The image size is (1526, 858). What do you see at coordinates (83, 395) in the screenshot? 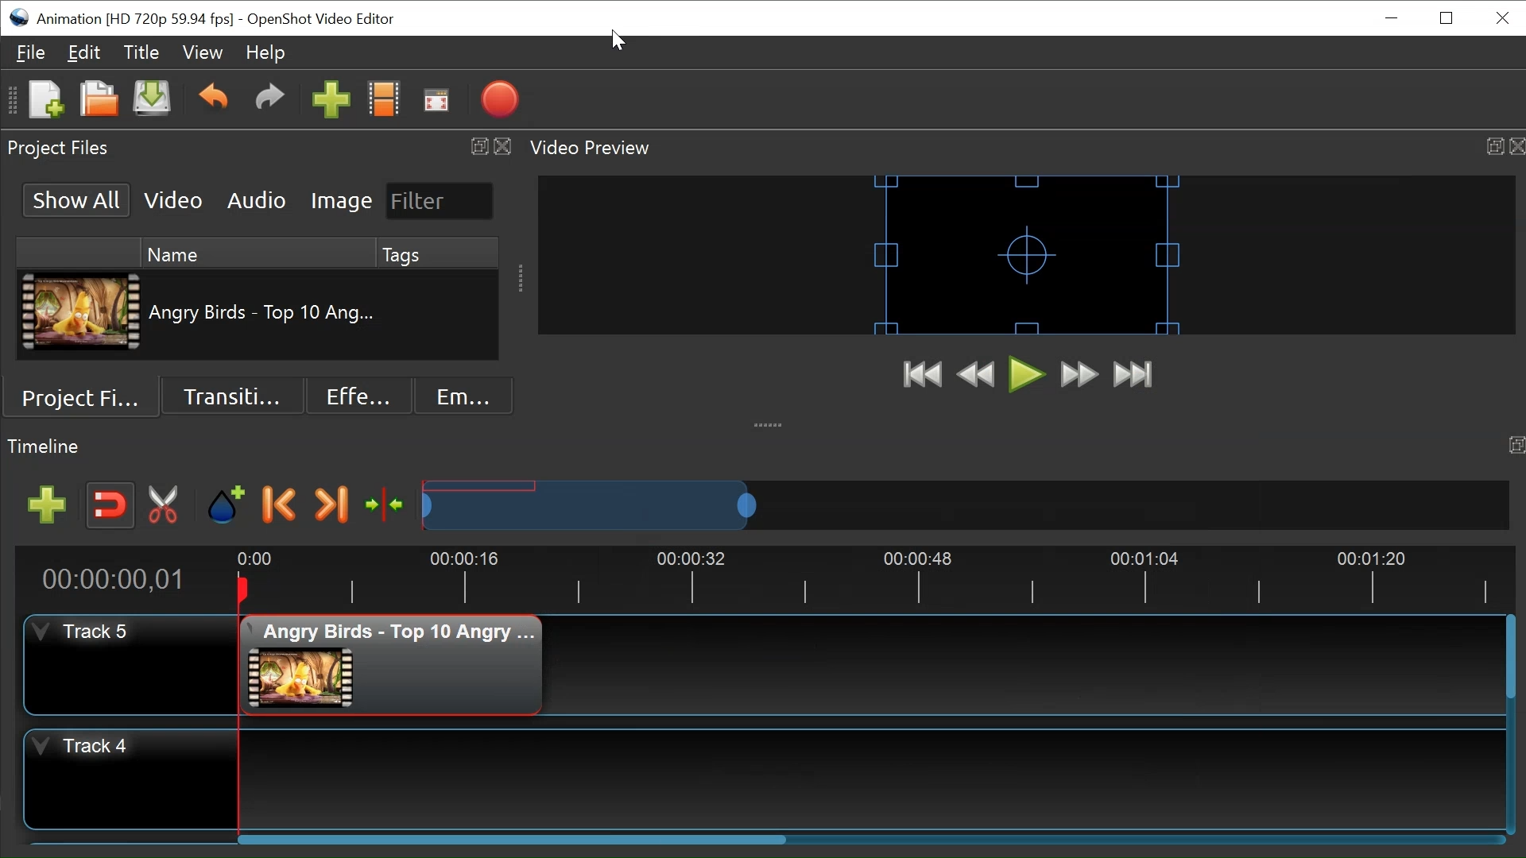
I see `Project Files` at bounding box center [83, 395].